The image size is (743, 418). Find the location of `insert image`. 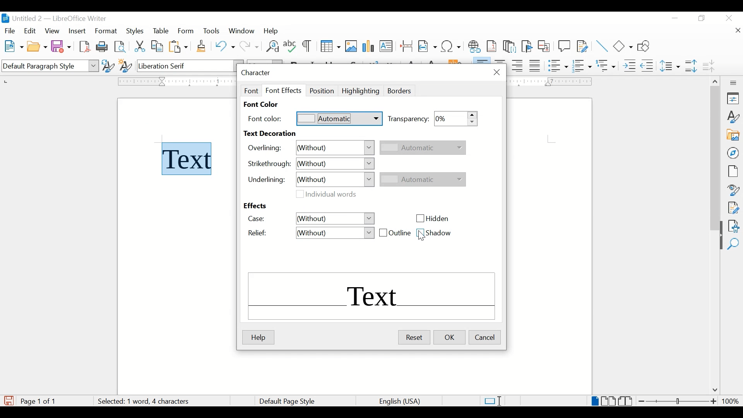

insert image is located at coordinates (351, 46).